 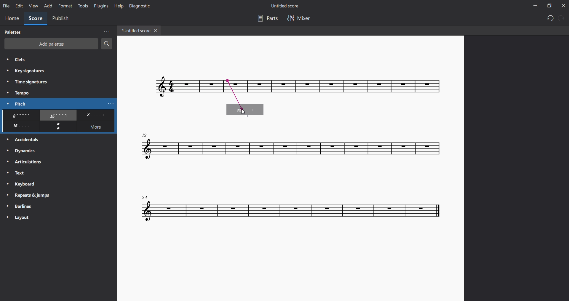 What do you see at coordinates (249, 93) in the screenshot?
I see `inserting area` at bounding box center [249, 93].